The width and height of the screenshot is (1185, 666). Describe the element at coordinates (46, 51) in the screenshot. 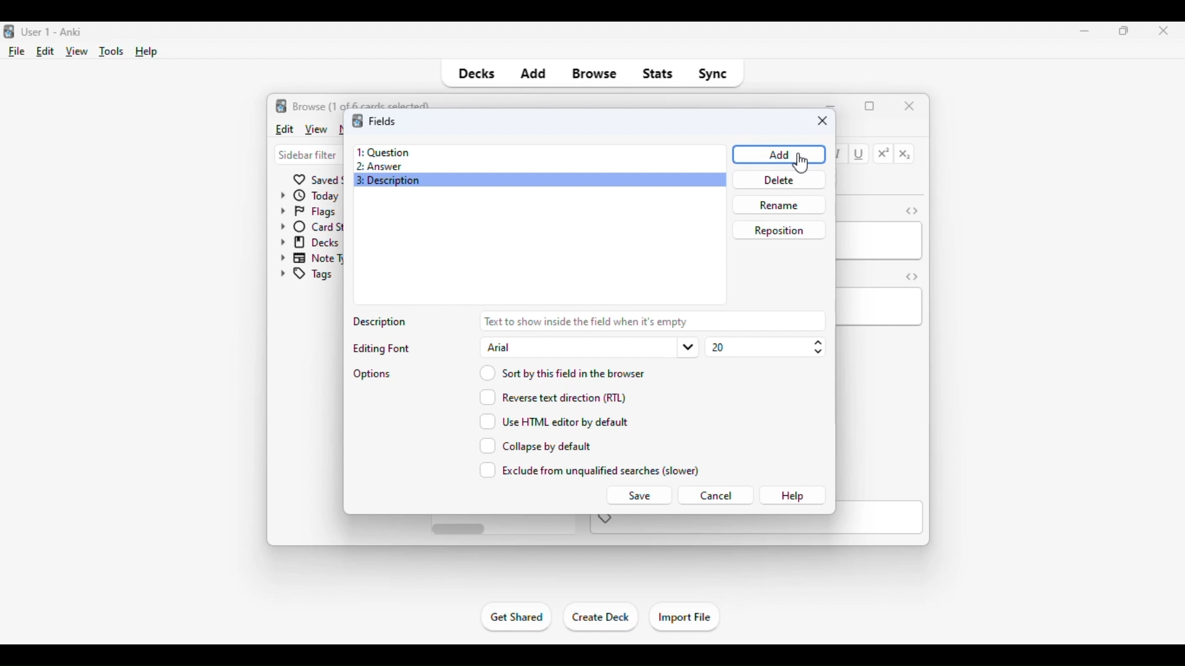

I see `edit` at that location.